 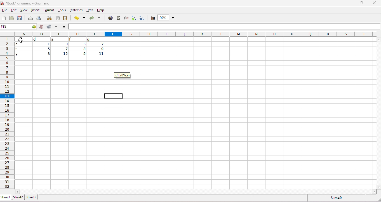 What do you see at coordinates (118, 18) in the screenshot?
I see `select function` at bounding box center [118, 18].